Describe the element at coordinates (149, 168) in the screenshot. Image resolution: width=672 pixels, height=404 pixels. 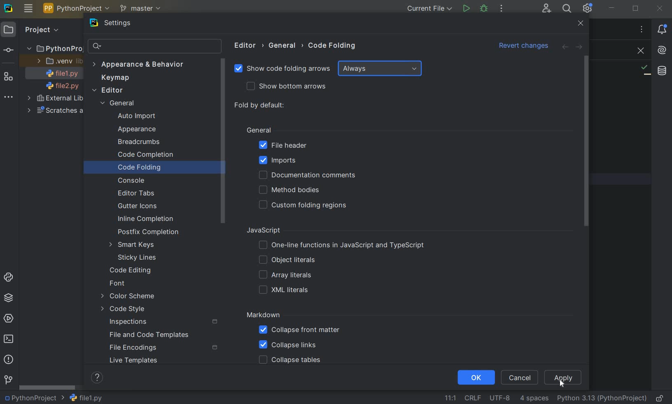
I see `CODE FOLDING` at that location.